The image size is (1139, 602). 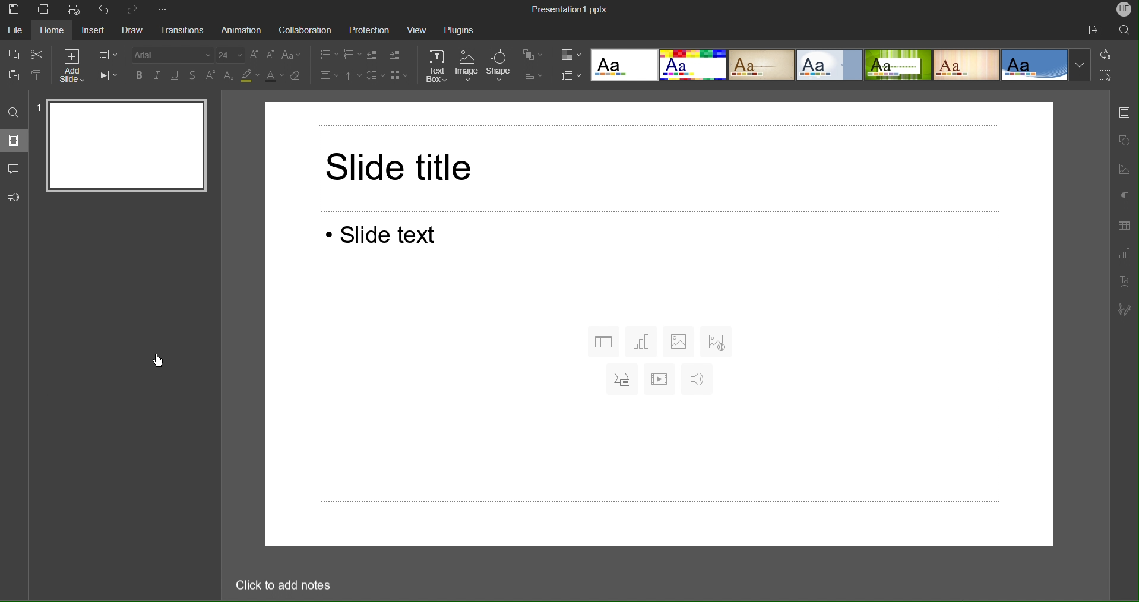 What do you see at coordinates (14, 169) in the screenshot?
I see `Comments` at bounding box center [14, 169].